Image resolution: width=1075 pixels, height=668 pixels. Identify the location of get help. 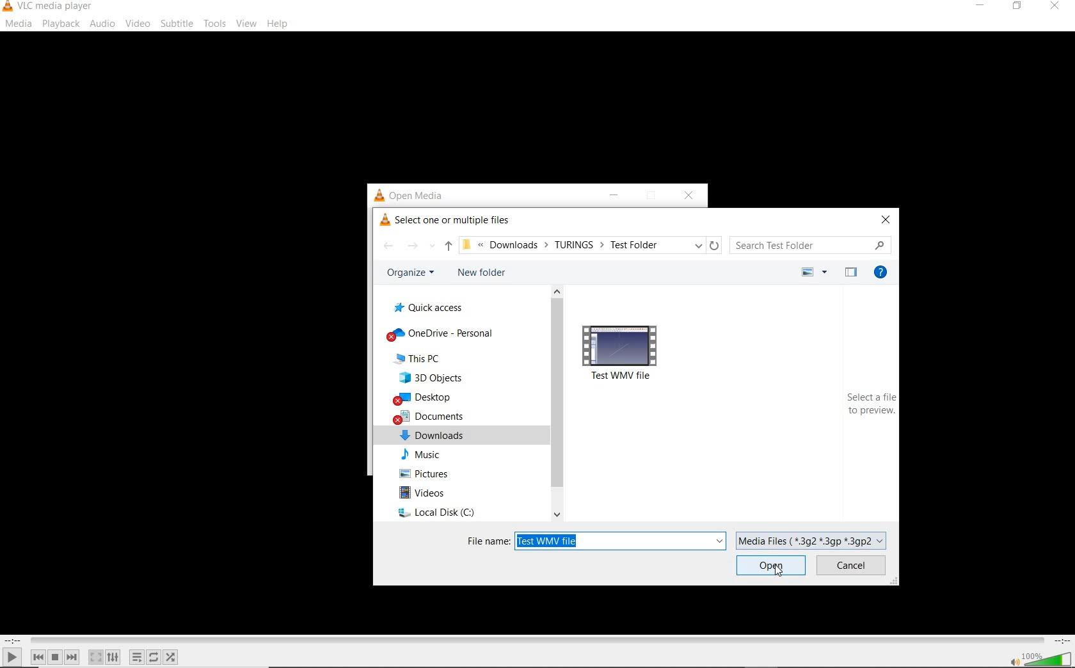
(881, 272).